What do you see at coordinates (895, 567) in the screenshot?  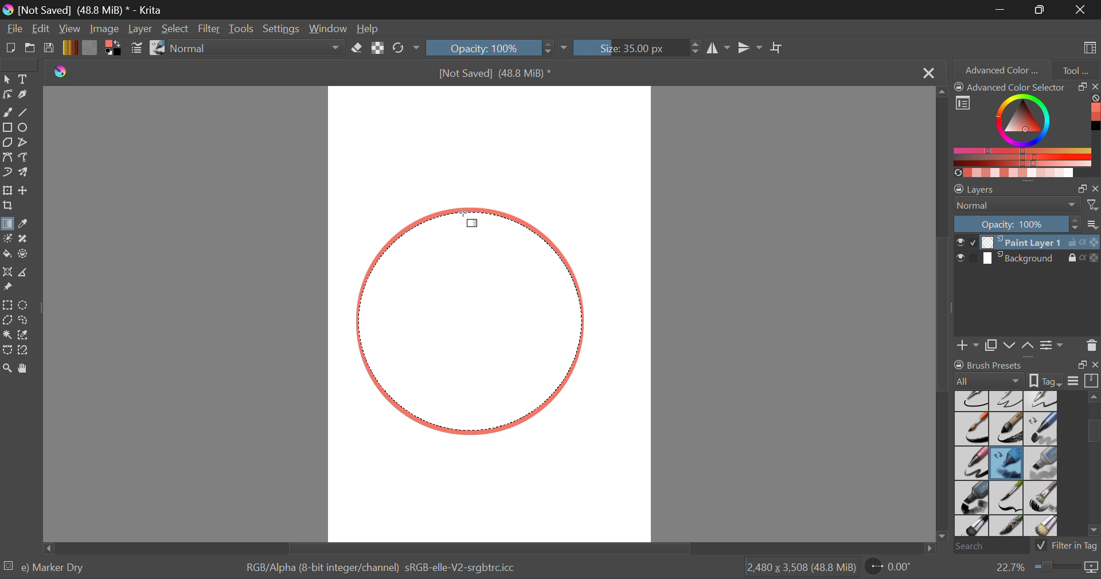 I see `Sheet Rotation` at bounding box center [895, 567].